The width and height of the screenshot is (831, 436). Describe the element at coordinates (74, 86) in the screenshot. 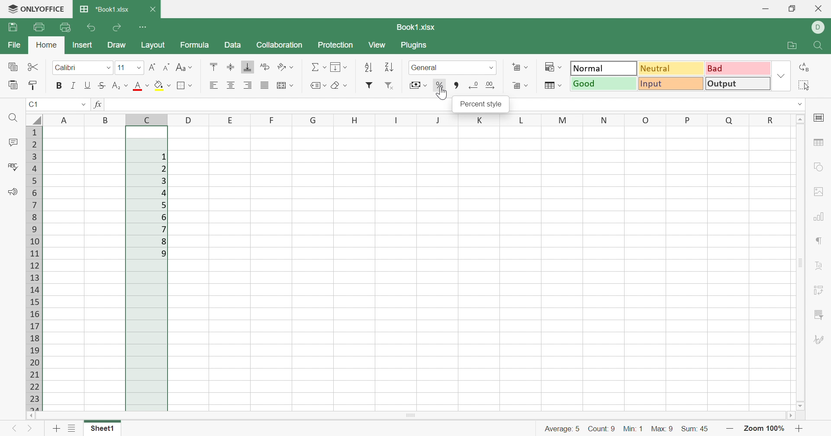

I see `Italic` at that location.